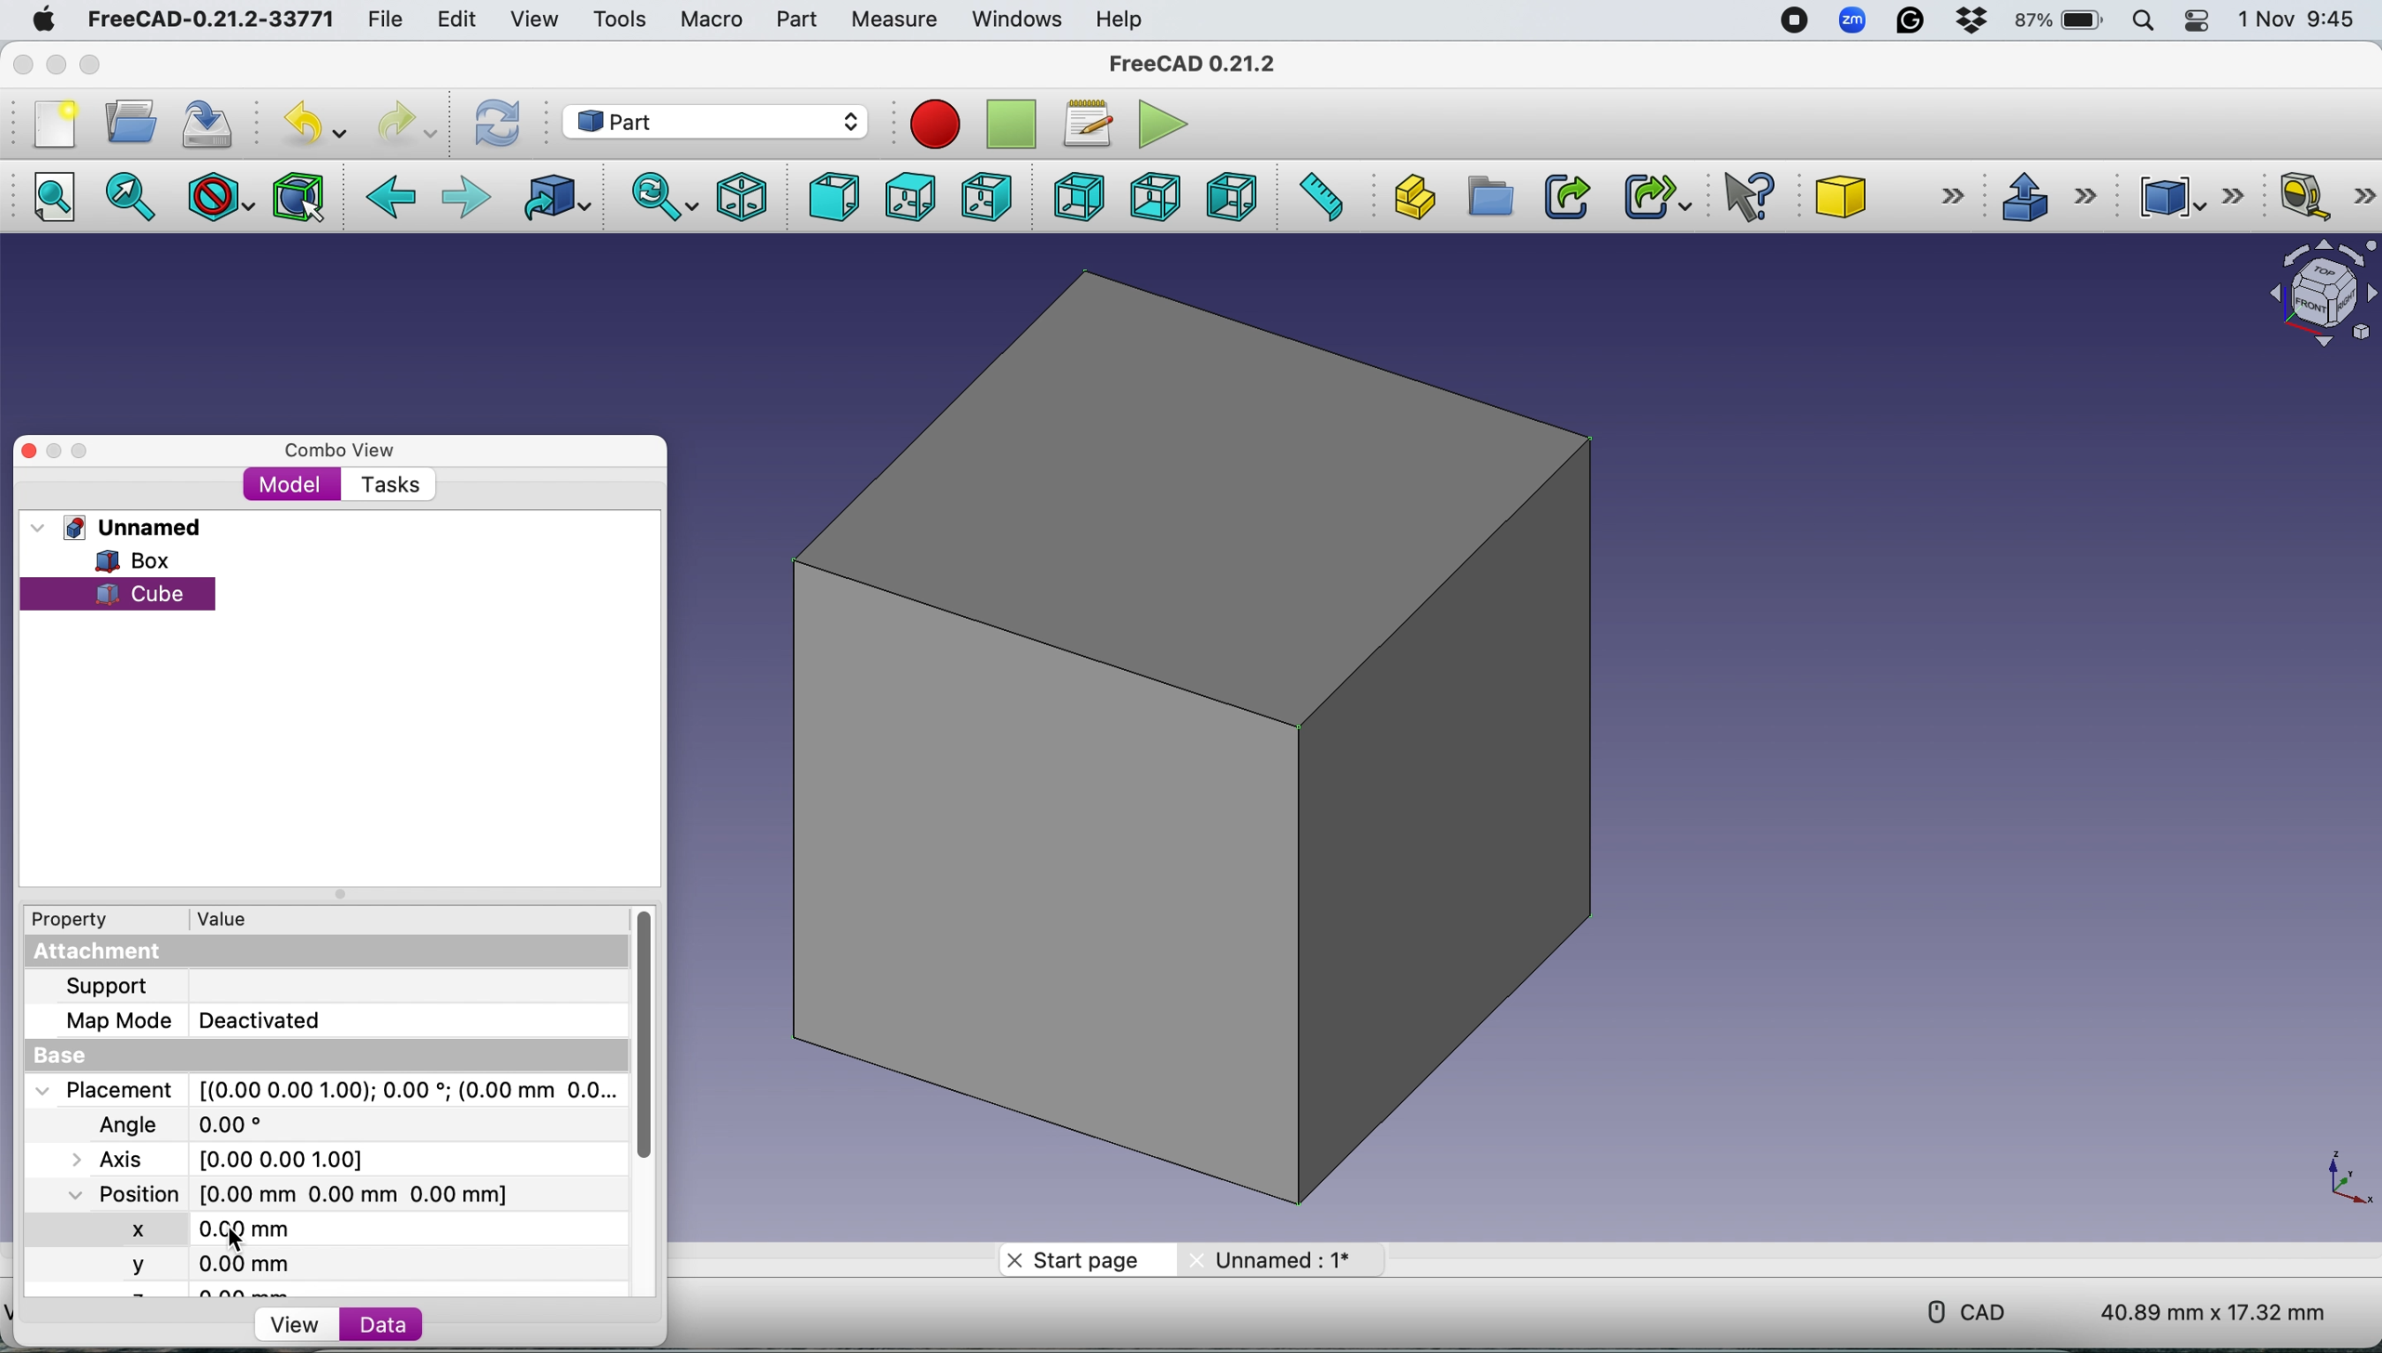 The image size is (2382, 1353). What do you see at coordinates (389, 486) in the screenshot?
I see `Tasks` at bounding box center [389, 486].